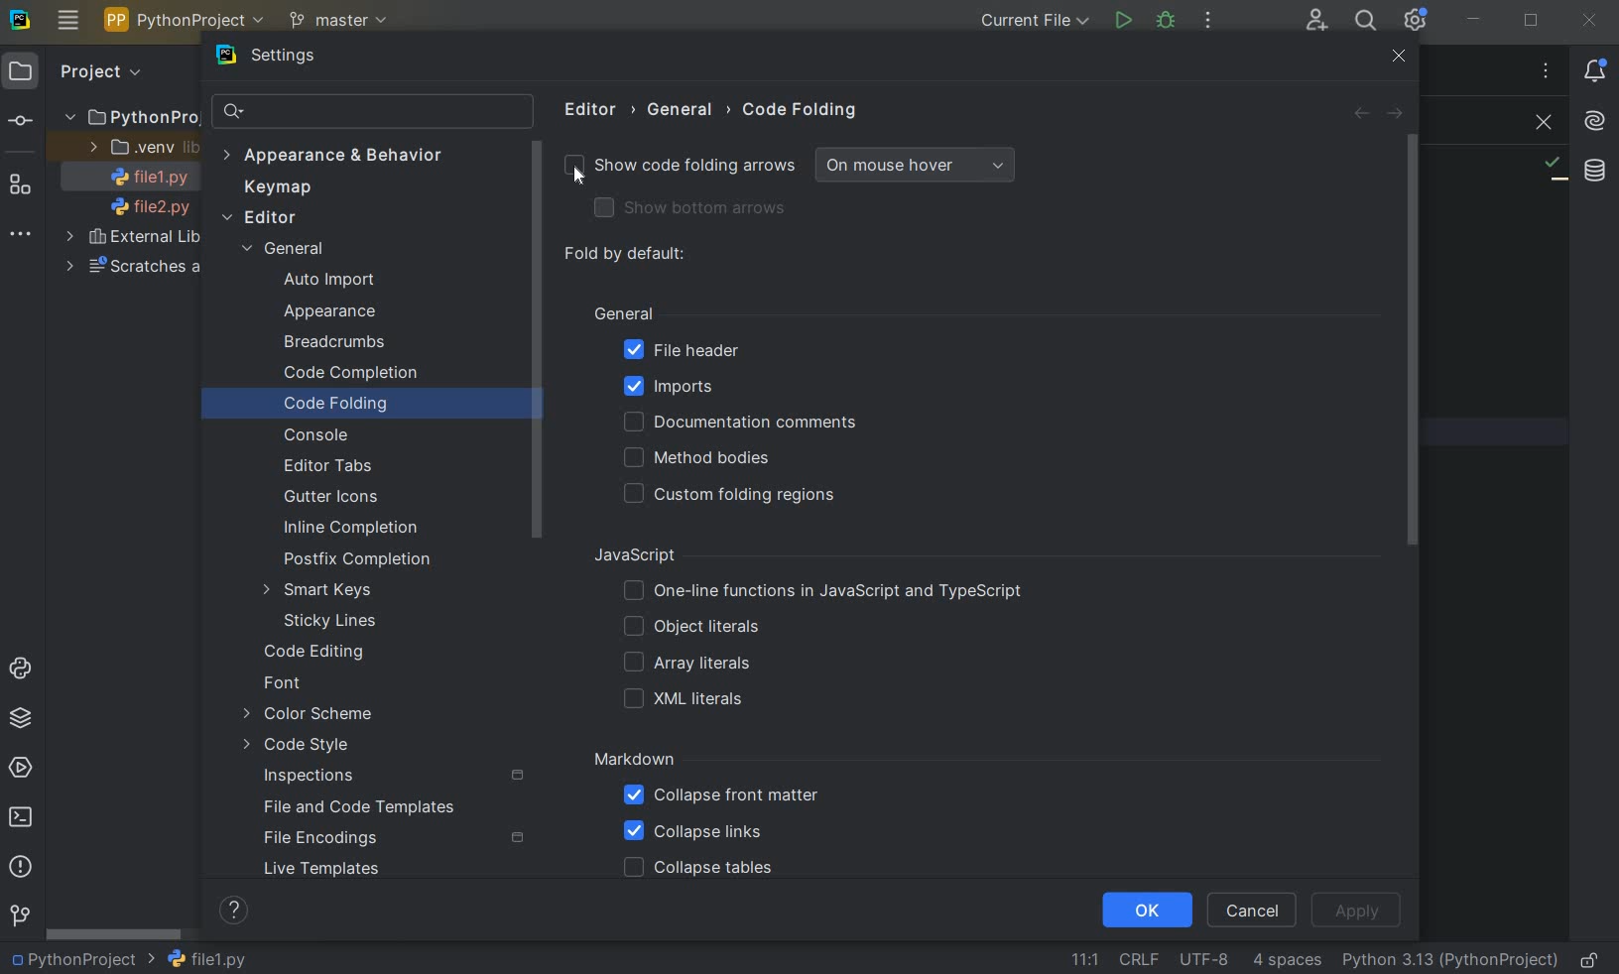 This screenshot has height=974, width=1619. Describe the element at coordinates (1145, 912) in the screenshot. I see `OK` at that location.